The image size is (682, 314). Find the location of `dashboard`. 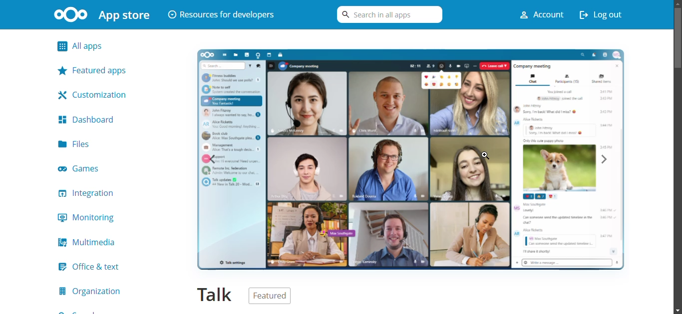

dashboard is located at coordinates (88, 119).